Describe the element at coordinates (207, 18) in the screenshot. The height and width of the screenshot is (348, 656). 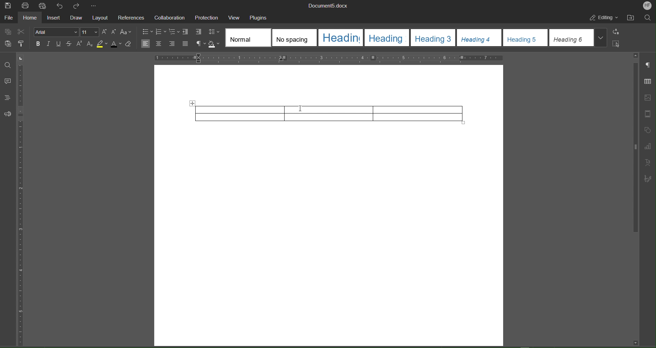
I see `Protection` at that location.